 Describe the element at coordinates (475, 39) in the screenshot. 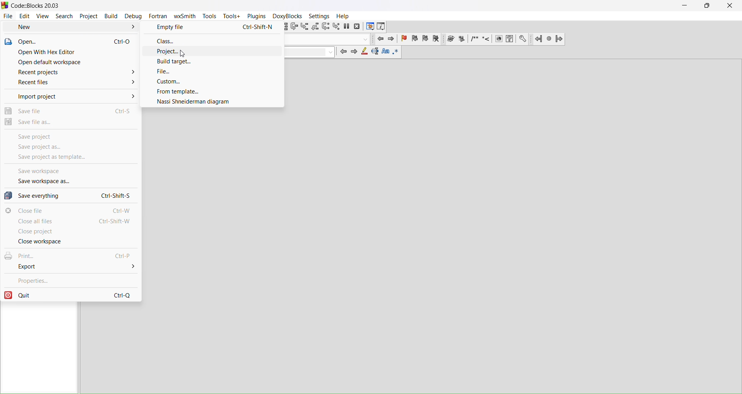

I see `Insert comment block` at that location.